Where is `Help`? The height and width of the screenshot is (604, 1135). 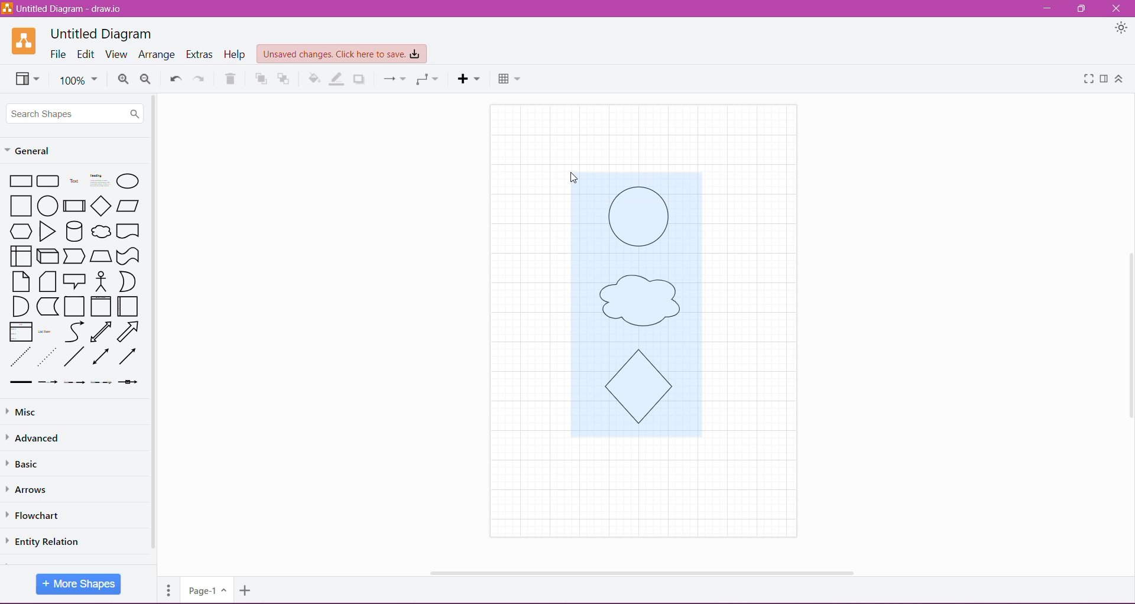 Help is located at coordinates (236, 54).